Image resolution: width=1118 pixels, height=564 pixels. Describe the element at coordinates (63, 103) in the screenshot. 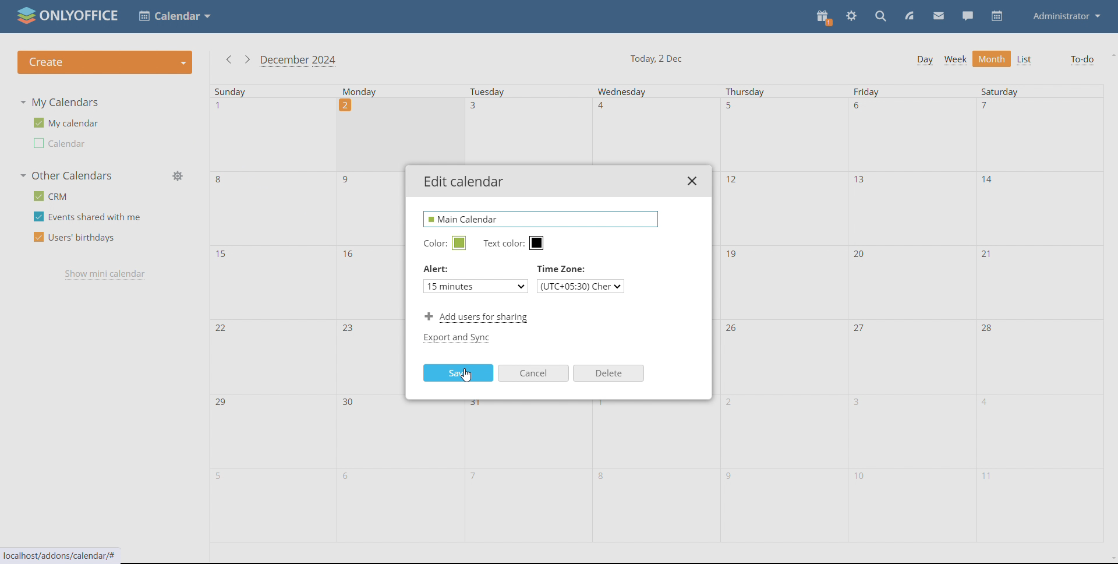

I see `my calendars` at that location.